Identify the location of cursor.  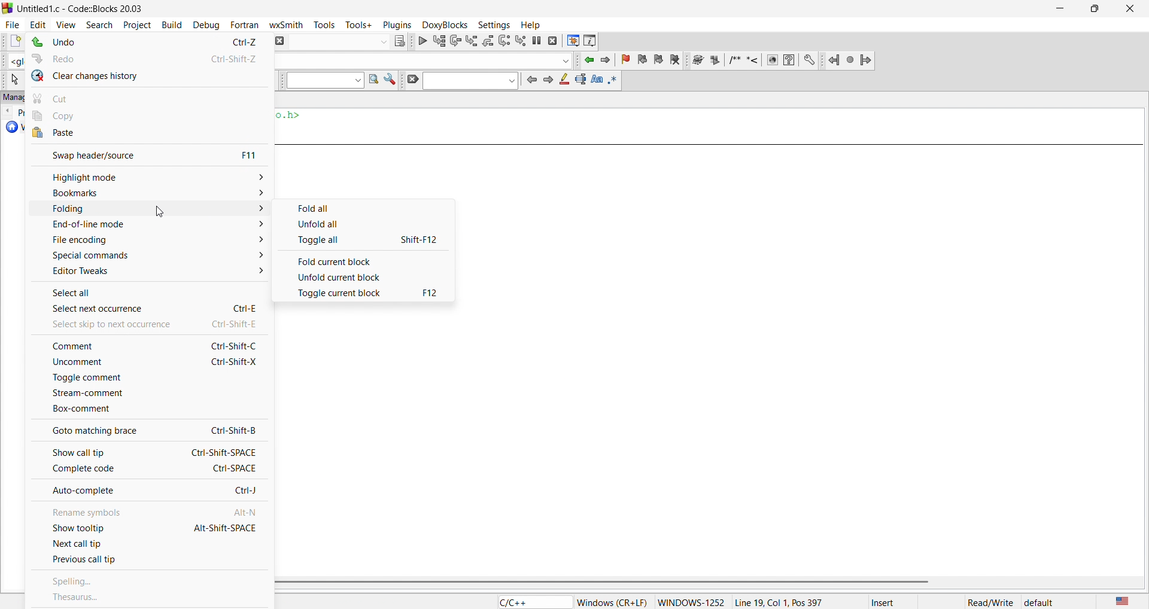
(160, 209).